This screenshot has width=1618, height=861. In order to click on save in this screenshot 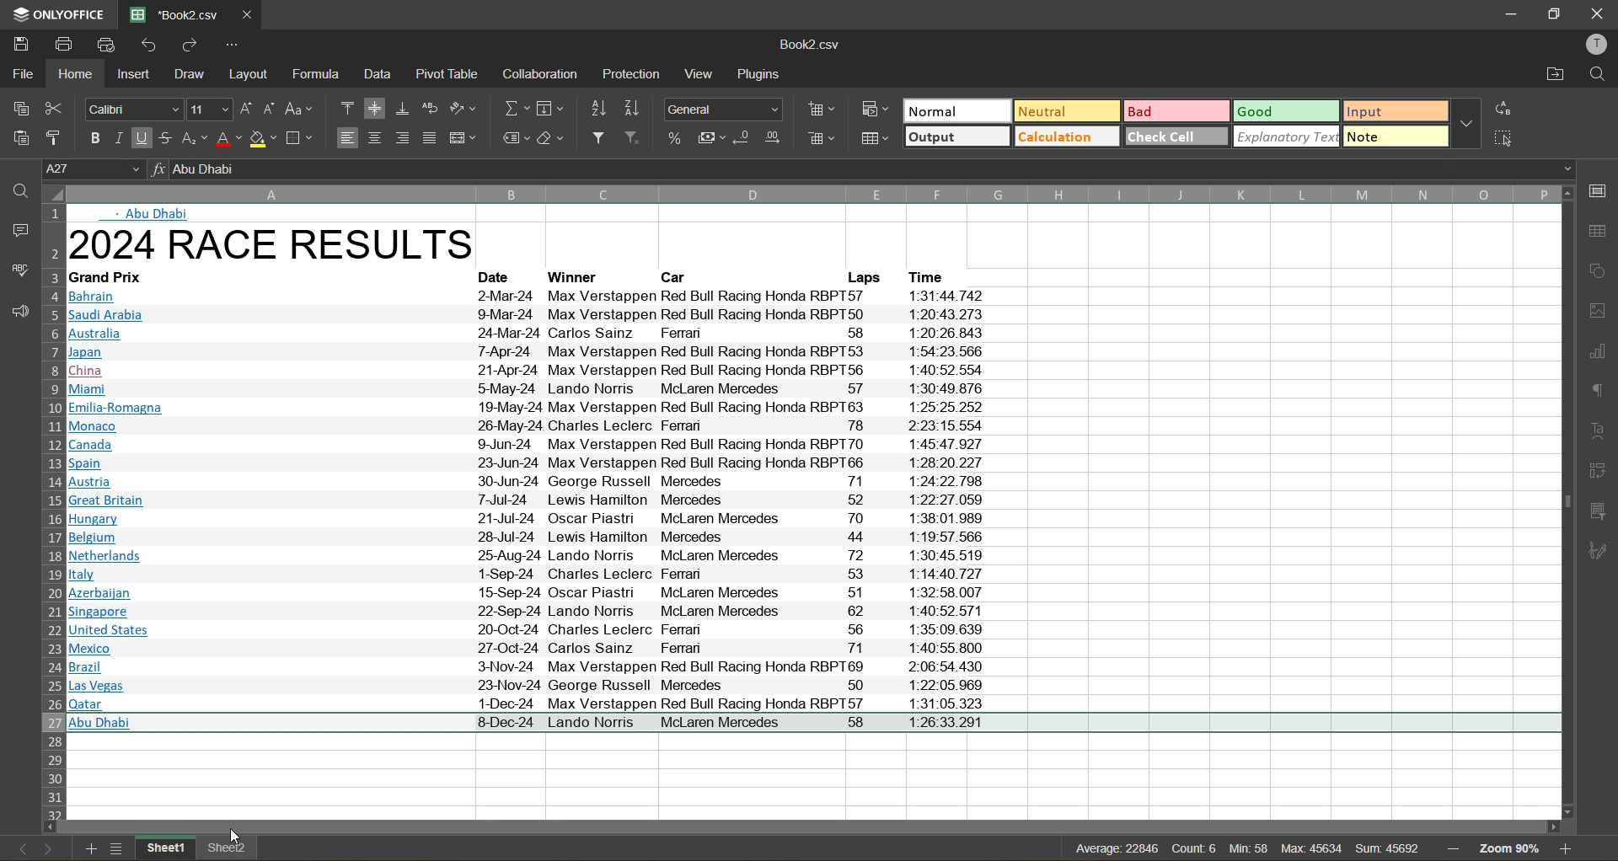, I will do `click(21, 43)`.